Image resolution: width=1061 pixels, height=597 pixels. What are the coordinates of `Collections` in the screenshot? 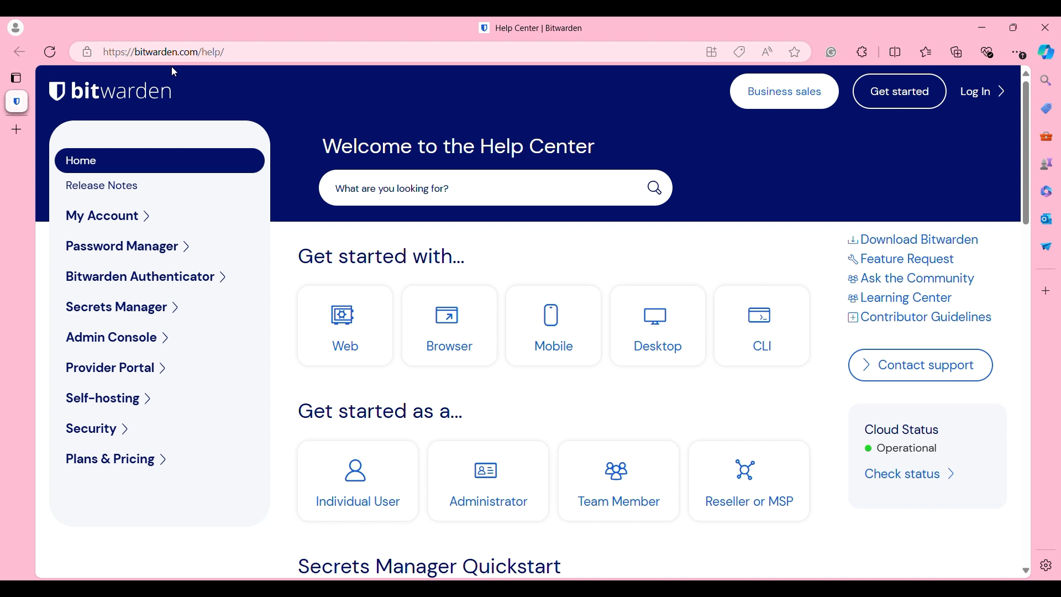 It's located at (956, 52).